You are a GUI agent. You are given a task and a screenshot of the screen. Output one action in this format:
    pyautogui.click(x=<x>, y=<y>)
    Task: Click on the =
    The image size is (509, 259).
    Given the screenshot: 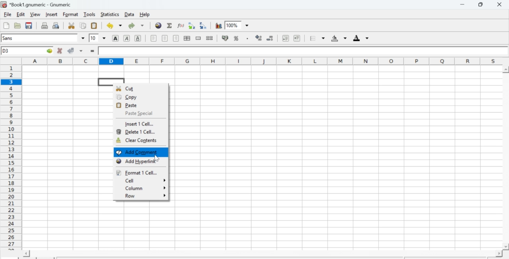 What is the action you would take?
    pyautogui.click(x=92, y=51)
    